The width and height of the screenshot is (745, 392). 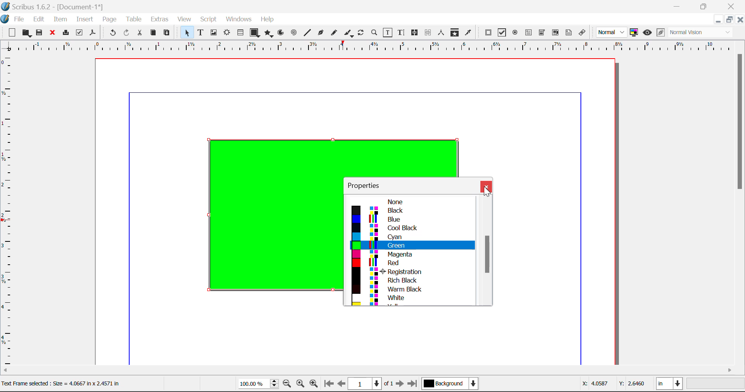 I want to click on Script, so click(x=209, y=20).